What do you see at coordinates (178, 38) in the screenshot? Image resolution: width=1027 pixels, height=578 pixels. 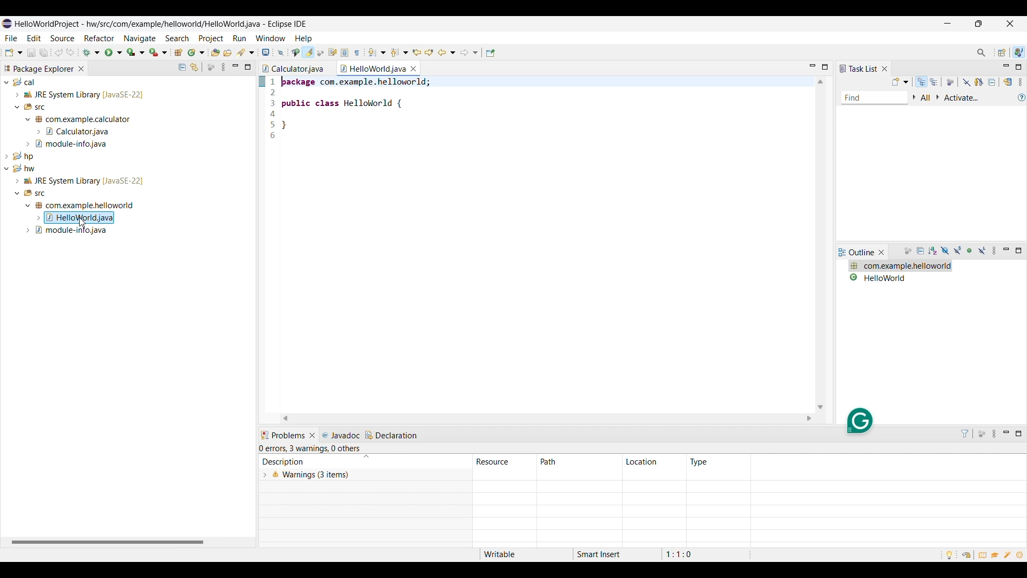 I see `Search` at bounding box center [178, 38].